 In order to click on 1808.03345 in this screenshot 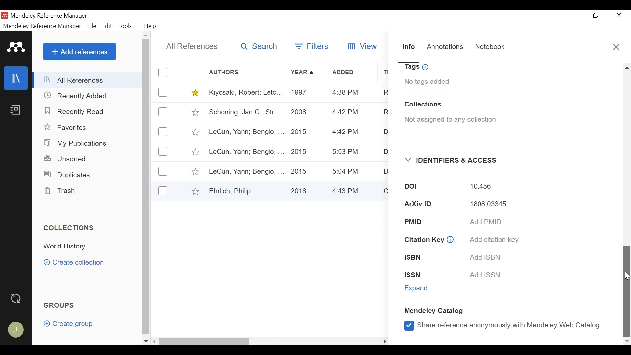, I will do `click(484, 205)`.